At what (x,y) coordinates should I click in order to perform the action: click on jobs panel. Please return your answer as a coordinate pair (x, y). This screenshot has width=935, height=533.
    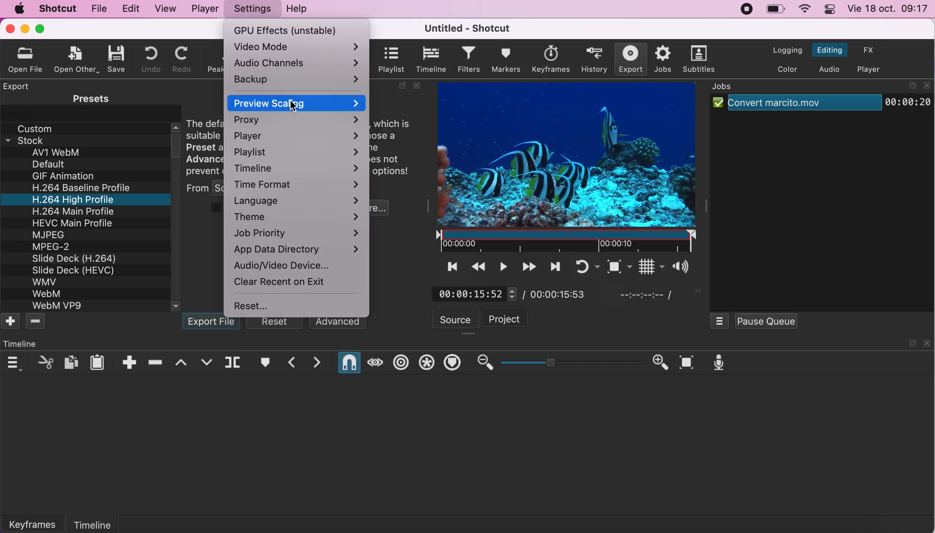
    Looking at the image, I should click on (729, 88).